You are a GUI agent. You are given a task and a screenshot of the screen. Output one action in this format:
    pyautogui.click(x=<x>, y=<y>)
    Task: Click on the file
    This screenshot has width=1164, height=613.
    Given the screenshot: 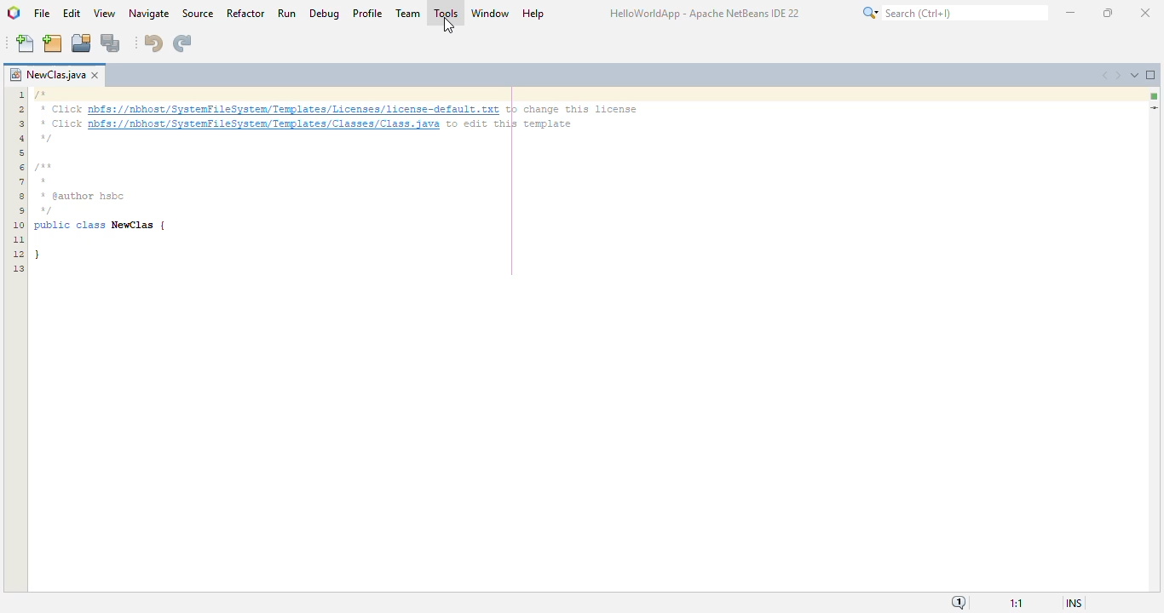 What is the action you would take?
    pyautogui.click(x=43, y=14)
    